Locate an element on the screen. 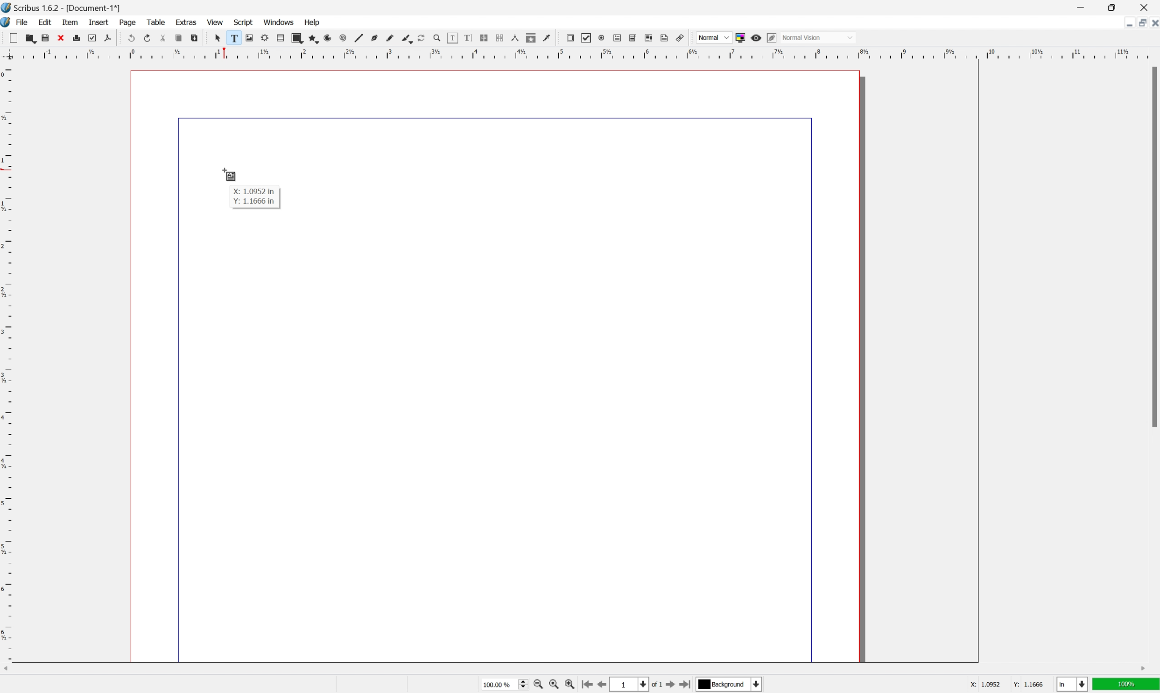 The height and width of the screenshot is (693, 1160). pdf checkbox is located at coordinates (587, 38).